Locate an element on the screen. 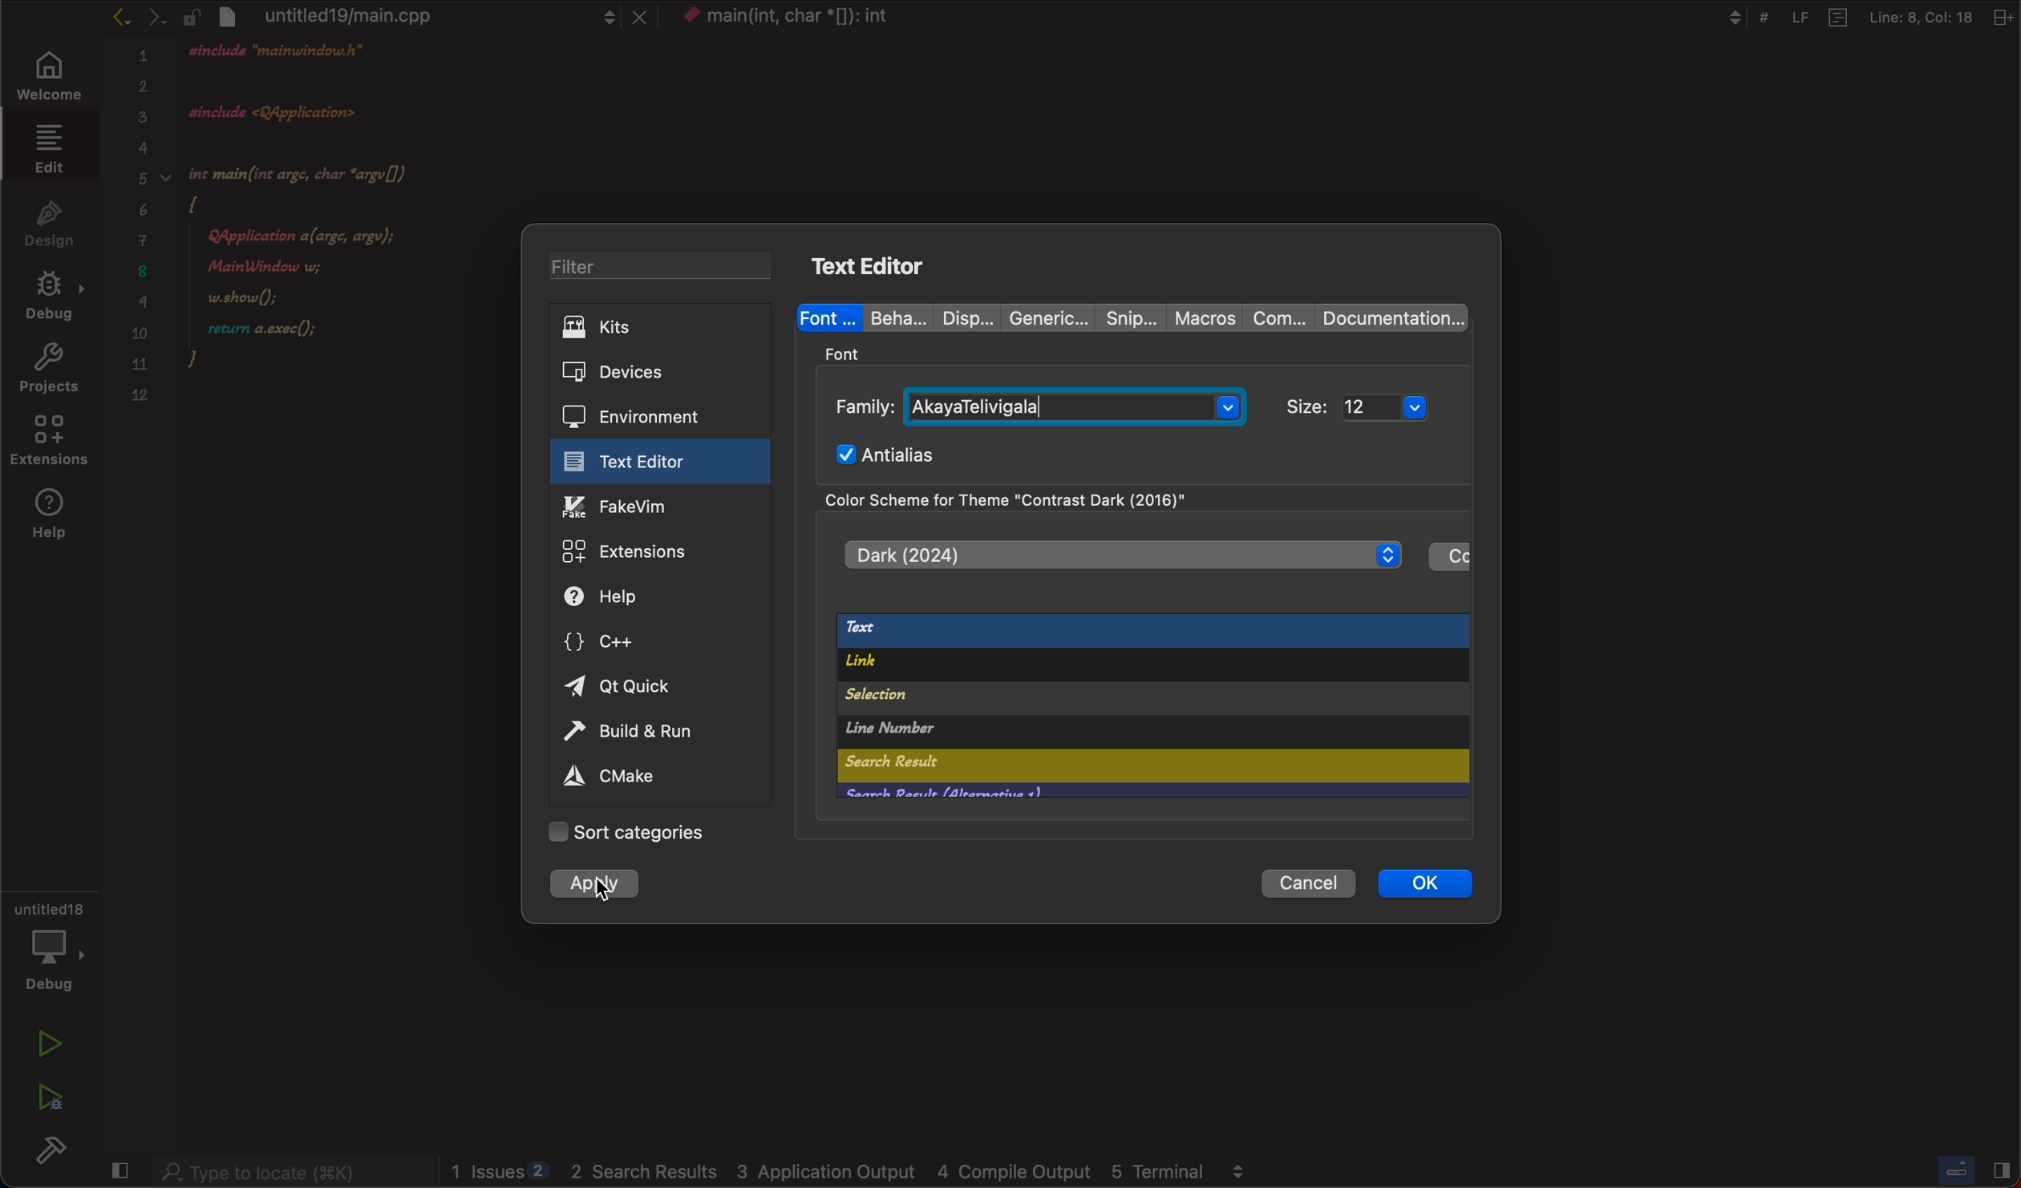 Image resolution: width=2021 pixels, height=1188 pixels. extensions is located at coordinates (653, 552).